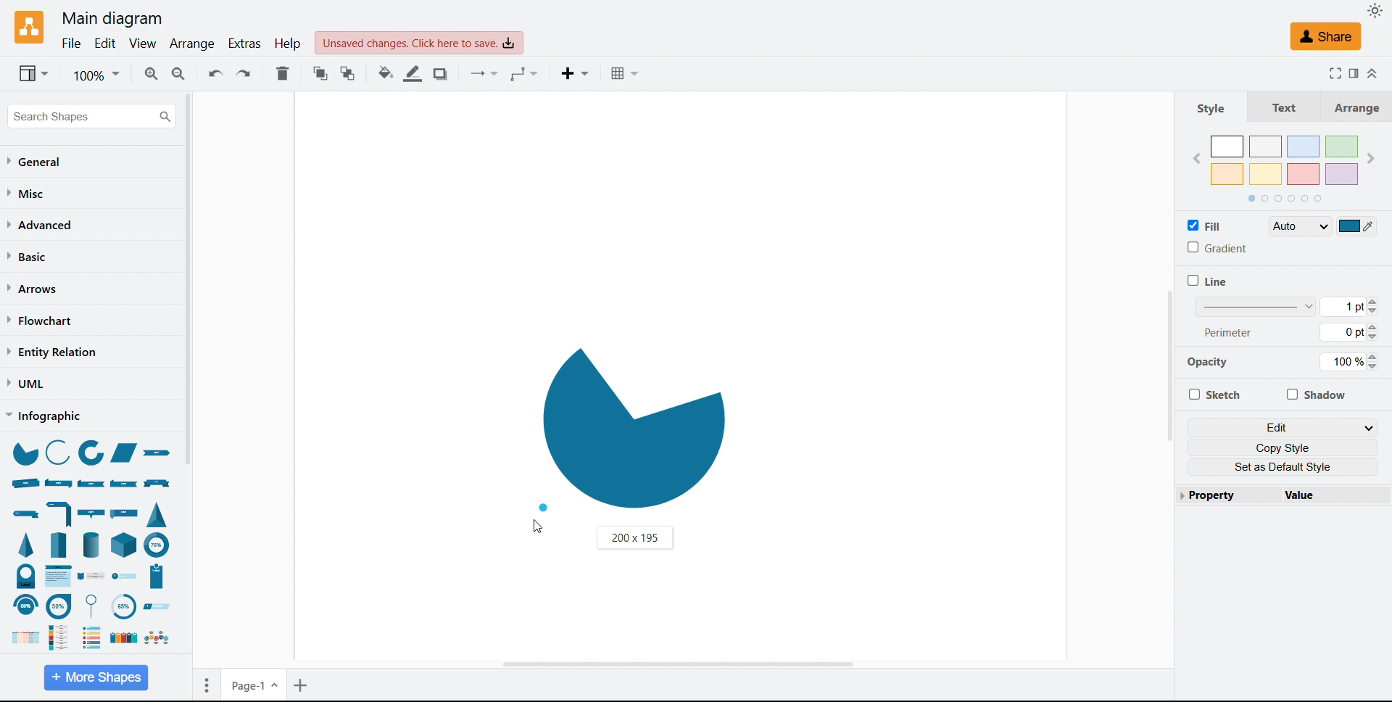 This screenshot has width=1392, height=702. Describe the element at coordinates (124, 453) in the screenshot. I see `trapezoid` at that location.